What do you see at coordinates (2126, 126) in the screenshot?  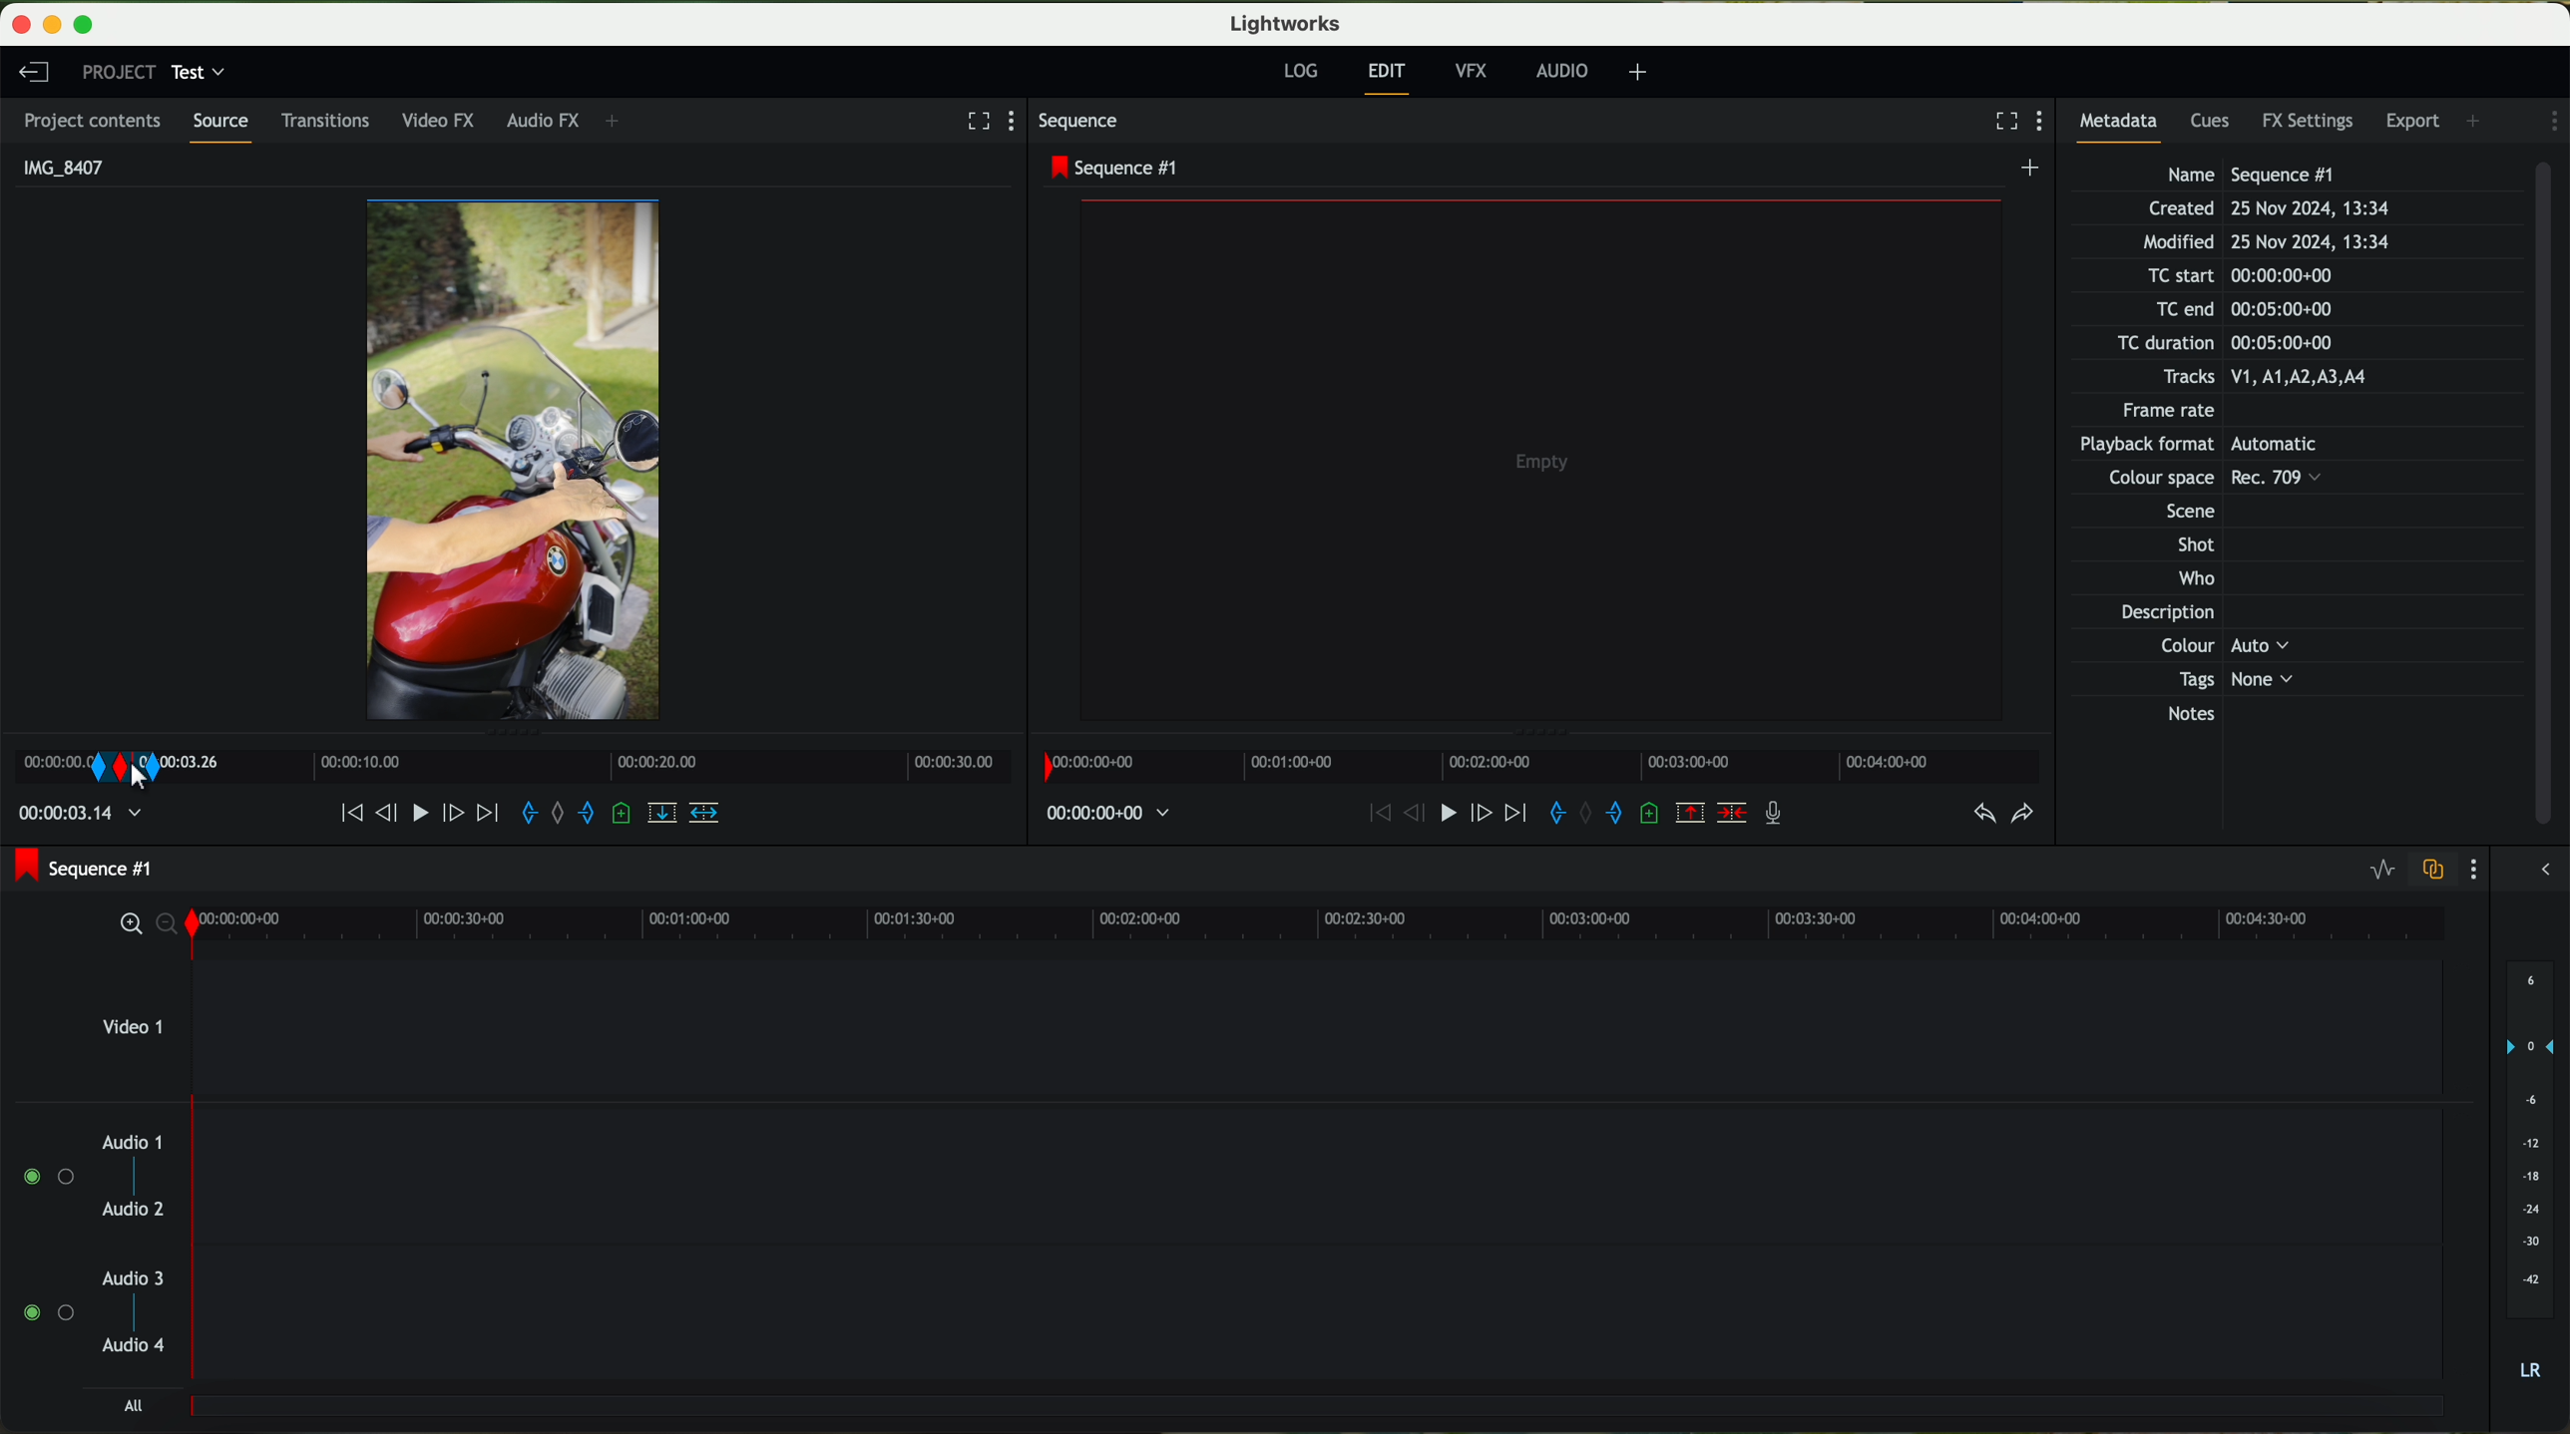 I see `metadata` at bounding box center [2126, 126].